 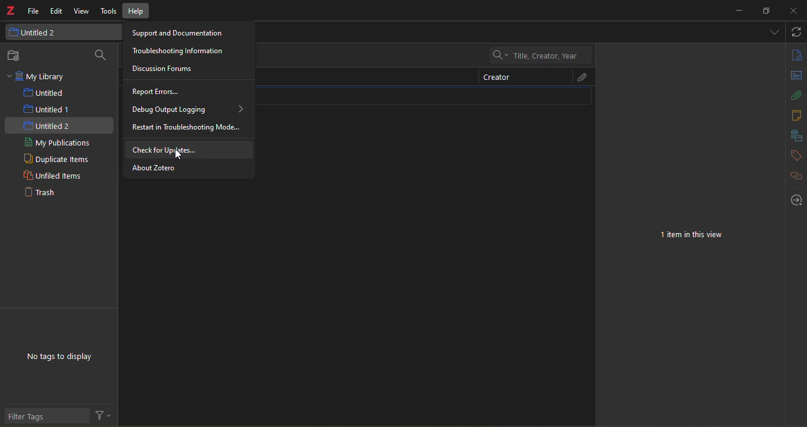 What do you see at coordinates (795, 156) in the screenshot?
I see `tags` at bounding box center [795, 156].